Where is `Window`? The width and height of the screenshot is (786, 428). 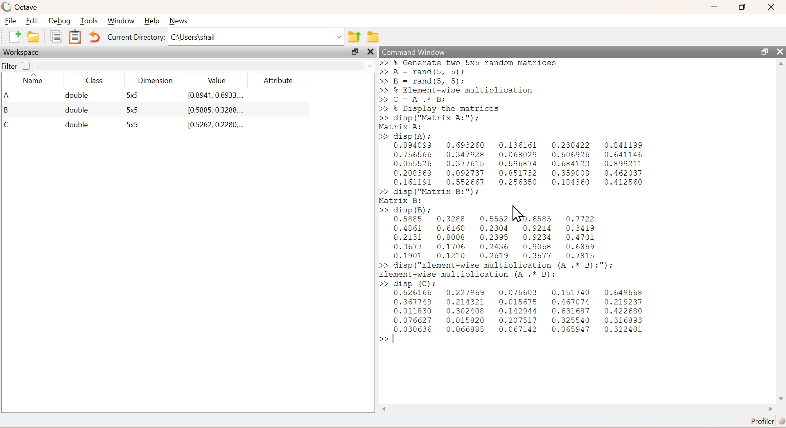 Window is located at coordinates (122, 20).